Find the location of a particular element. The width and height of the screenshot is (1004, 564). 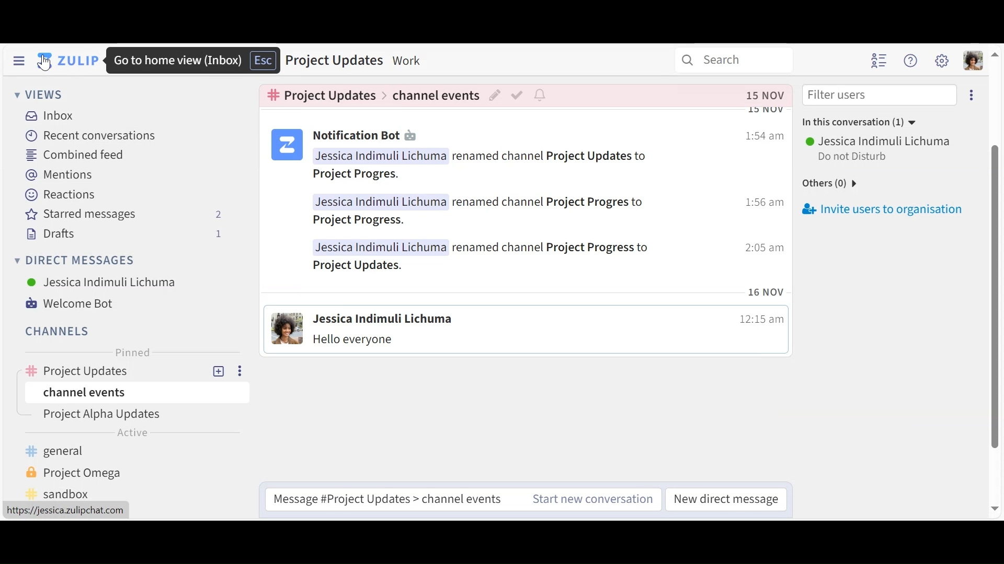

channel events is located at coordinates (435, 96).